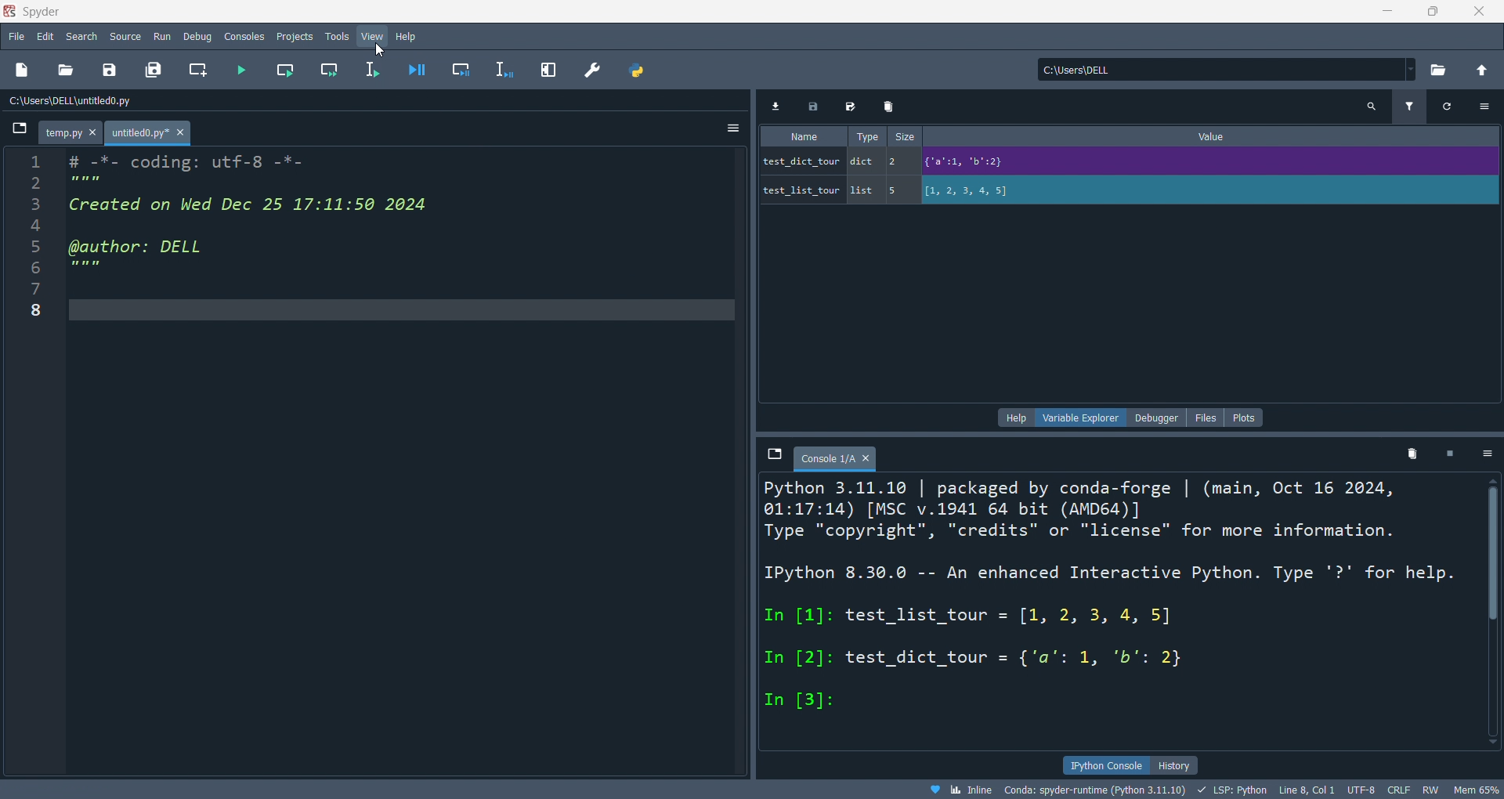 Image resolution: width=1504 pixels, height=799 pixels. Describe the element at coordinates (376, 69) in the screenshot. I see `run line` at that location.